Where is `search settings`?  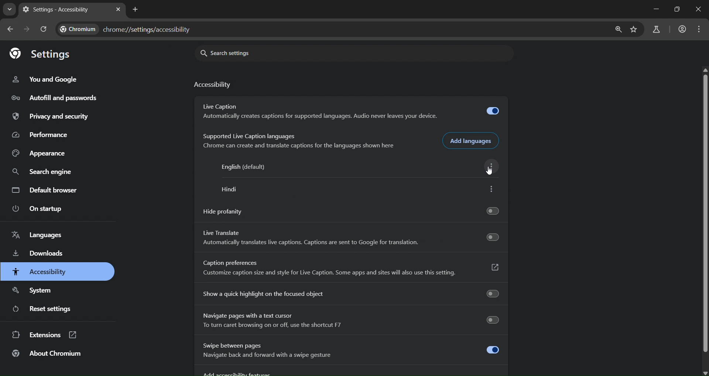 search settings is located at coordinates (261, 54).